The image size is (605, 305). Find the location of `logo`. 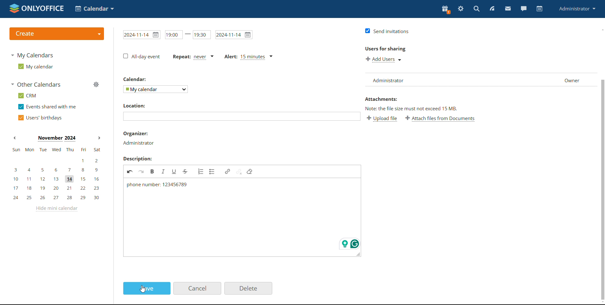

logo is located at coordinates (37, 9).